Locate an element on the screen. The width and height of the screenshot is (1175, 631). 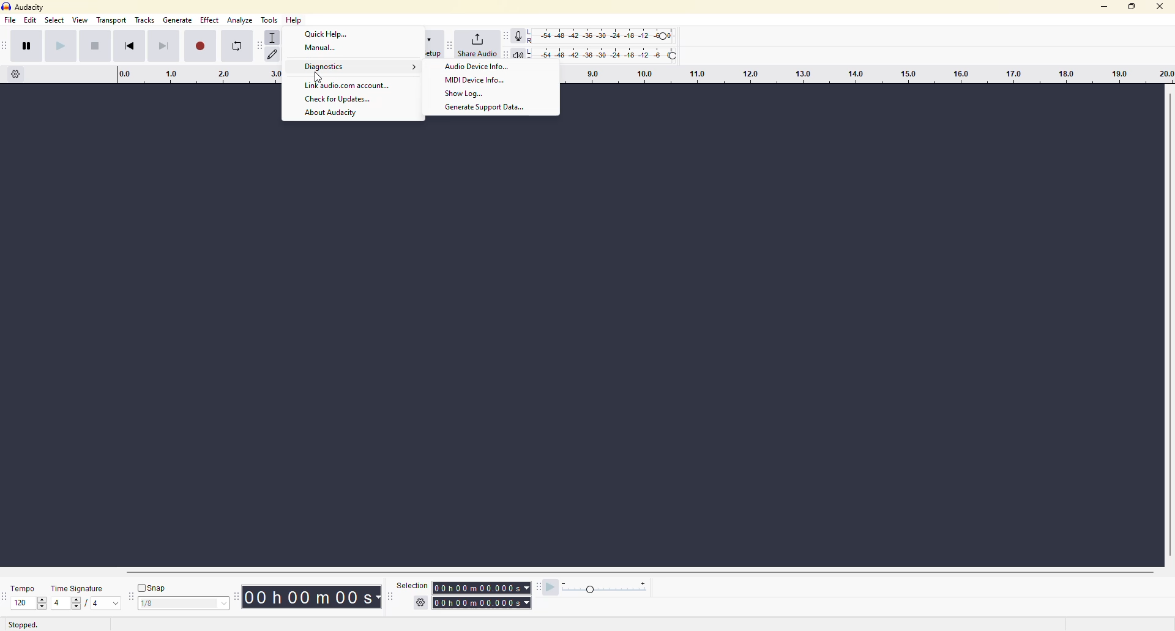
draw tool is located at coordinates (274, 54).